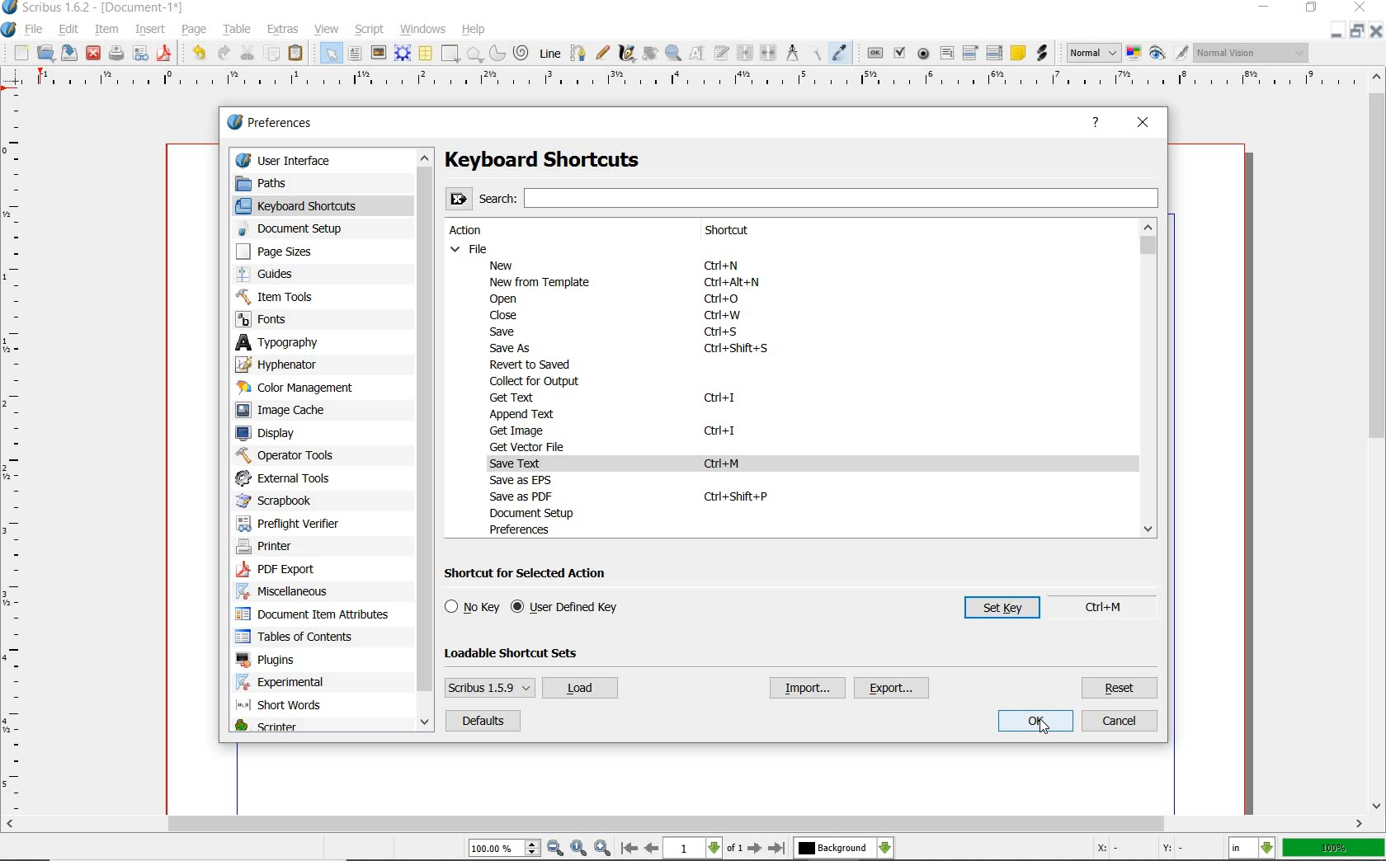 The image size is (1386, 861). What do you see at coordinates (309, 205) in the screenshot?
I see `keyboard shortcuts` at bounding box center [309, 205].